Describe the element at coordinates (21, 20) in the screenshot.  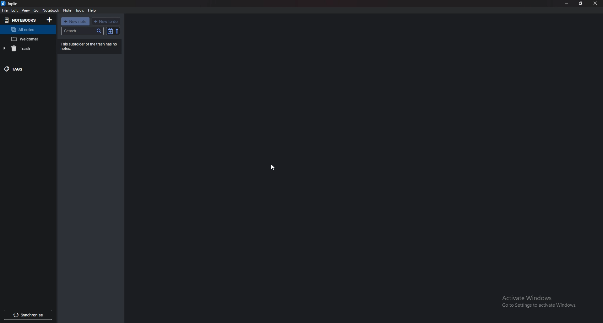
I see `Notebooks` at that location.